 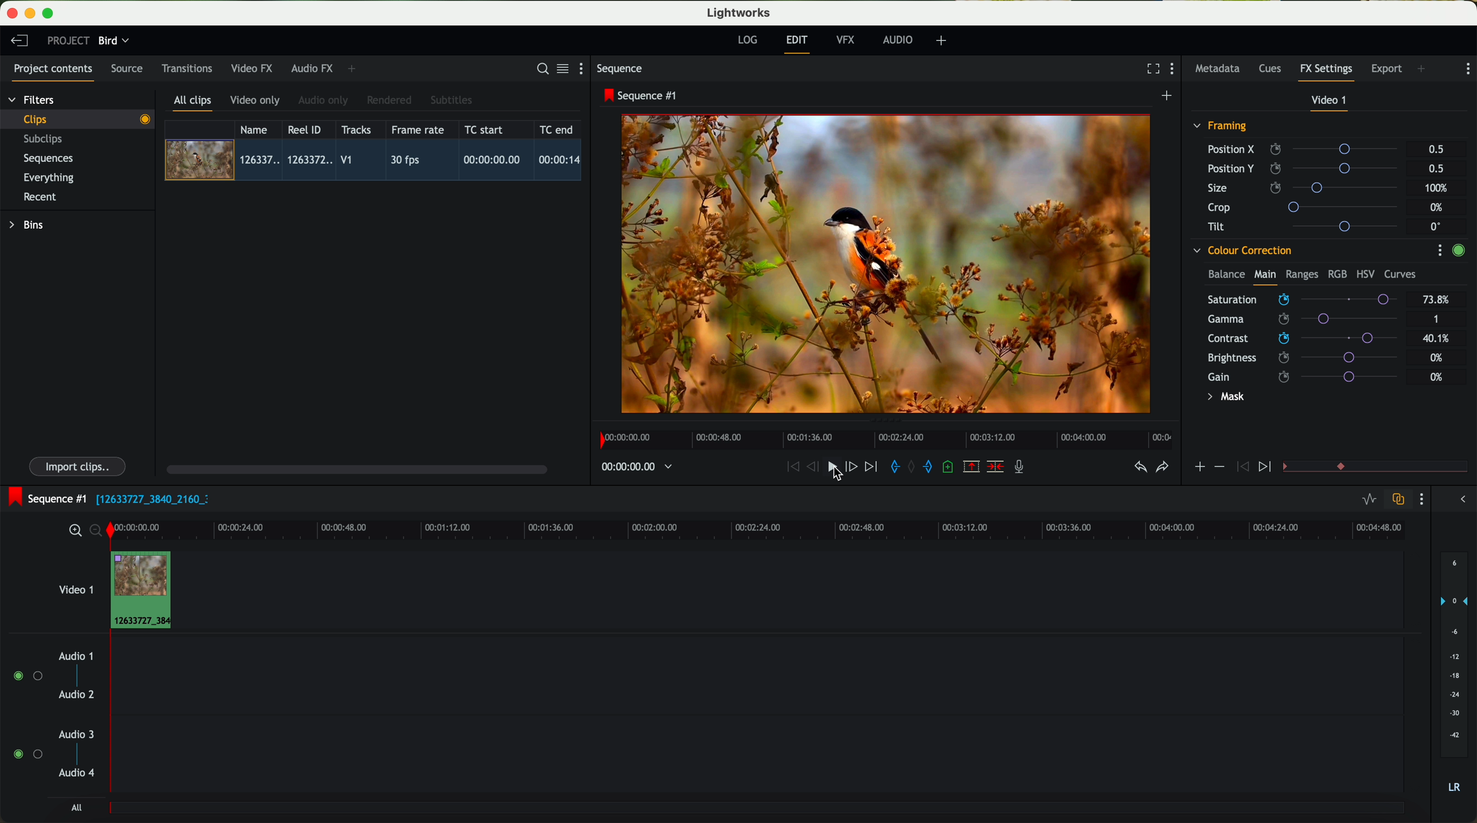 I want to click on position Y, so click(x=1307, y=168).